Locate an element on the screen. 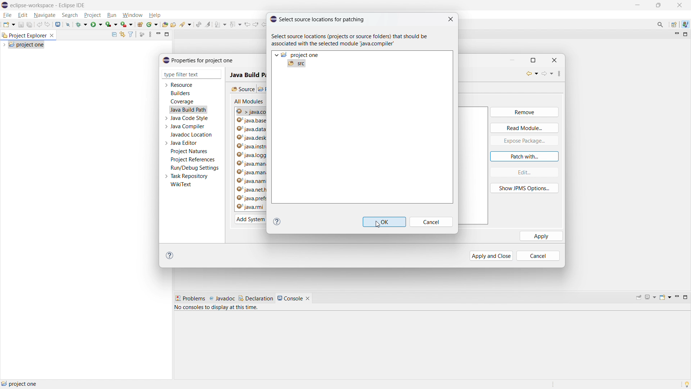  java build path selected is located at coordinates (188, 109).